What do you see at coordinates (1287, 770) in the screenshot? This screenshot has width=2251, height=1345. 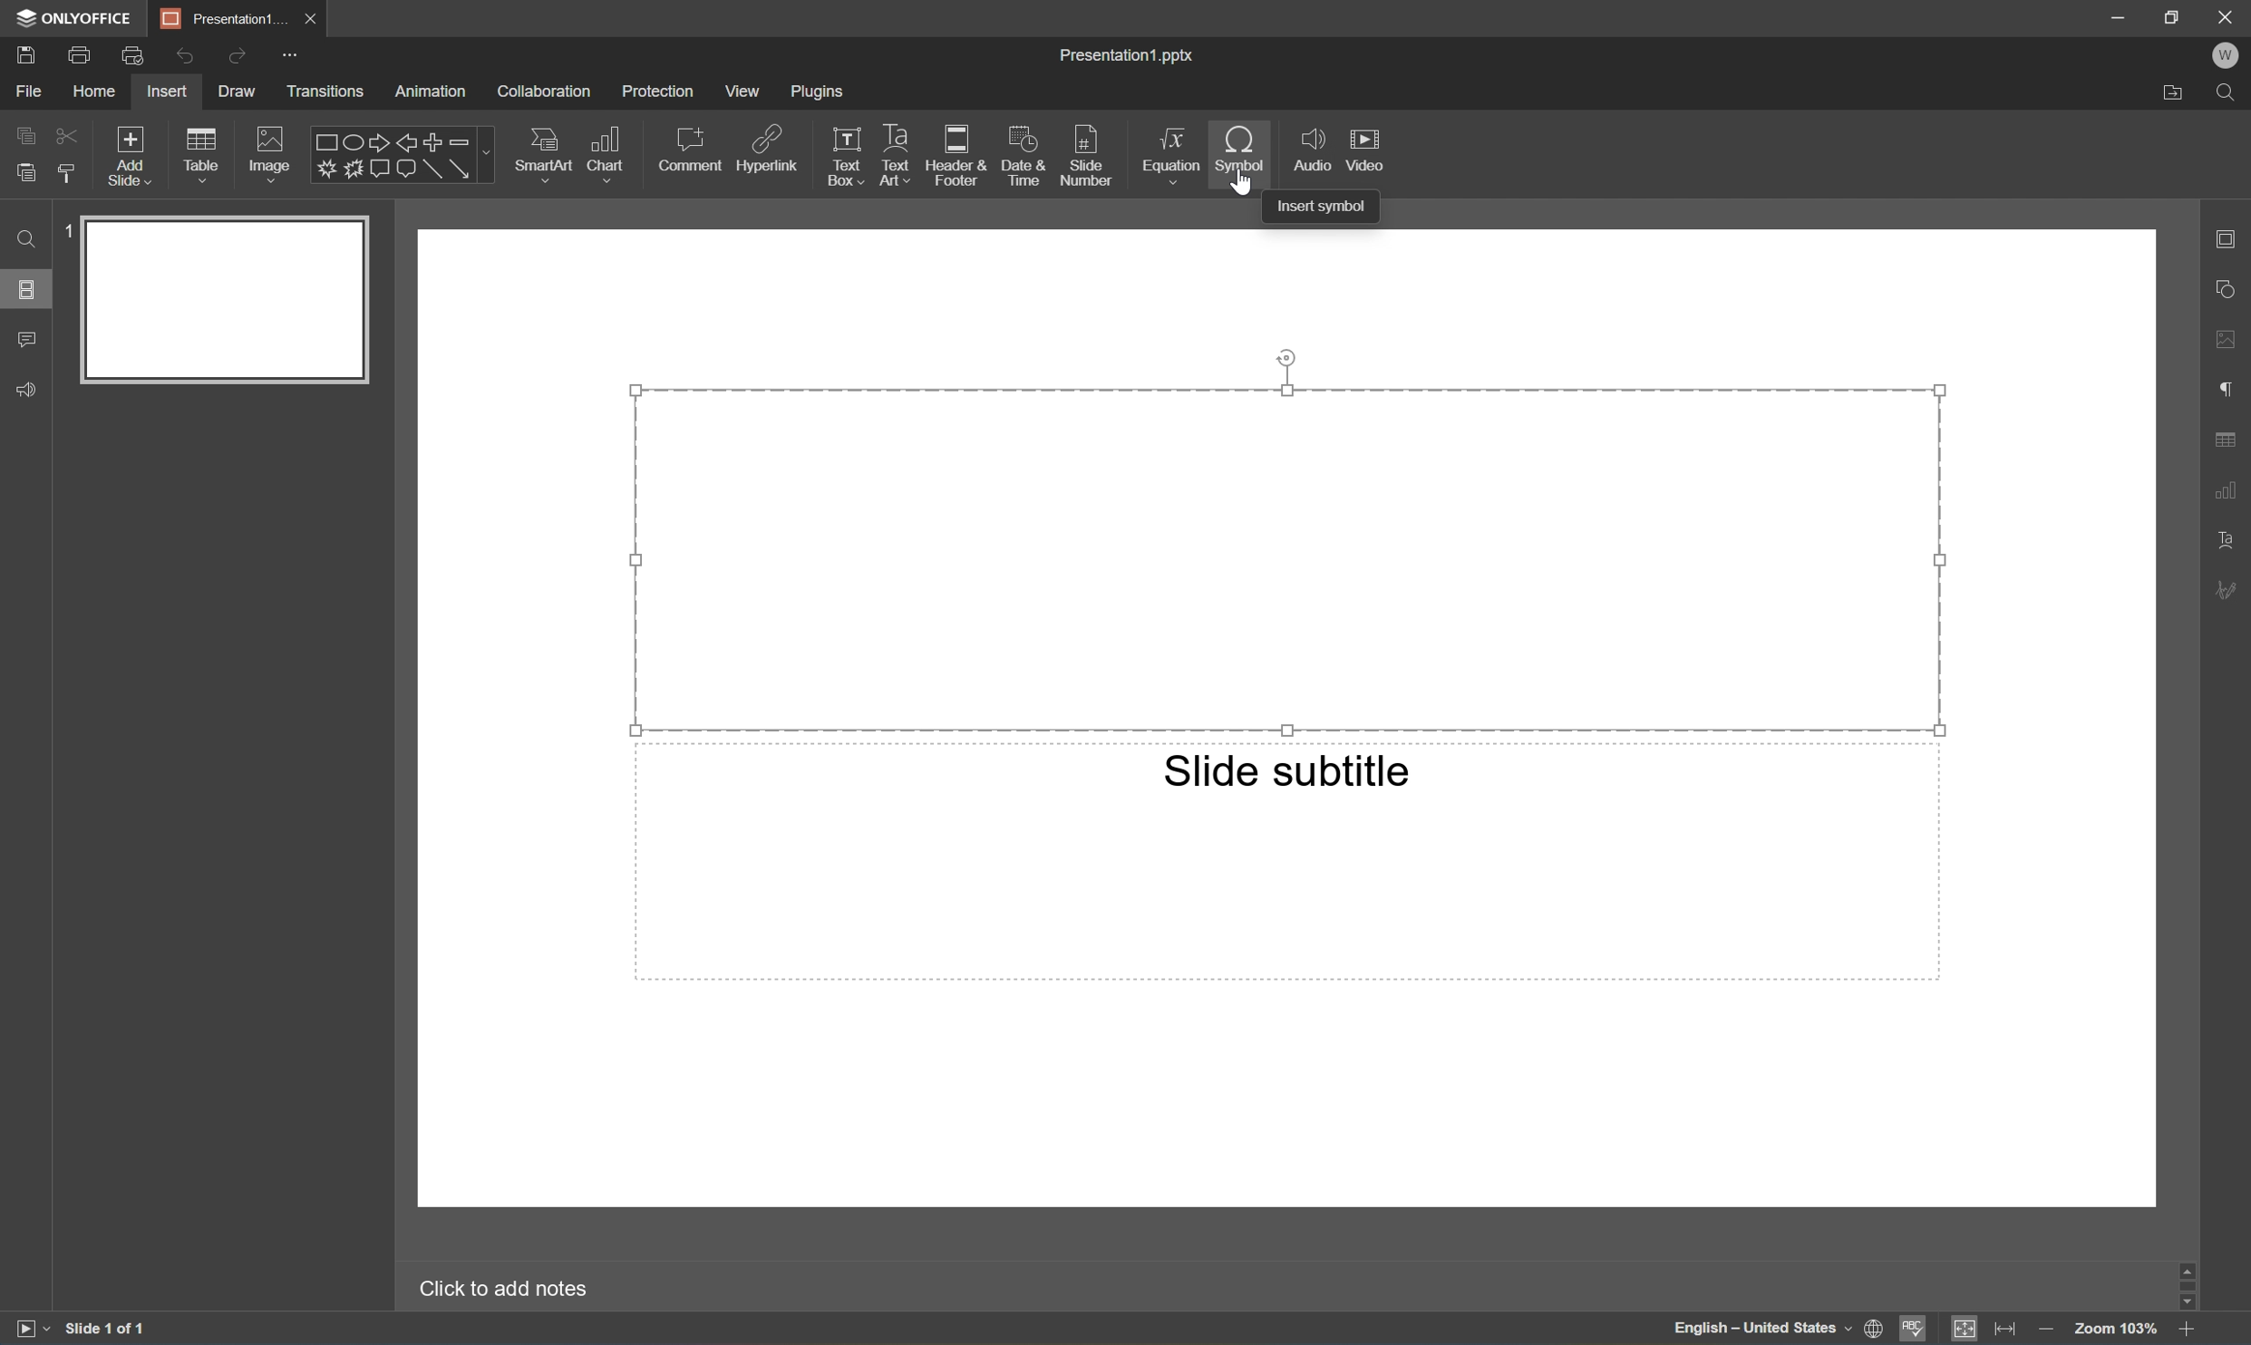 I see `Slide subtitle` at bounding box center [1287, 770].